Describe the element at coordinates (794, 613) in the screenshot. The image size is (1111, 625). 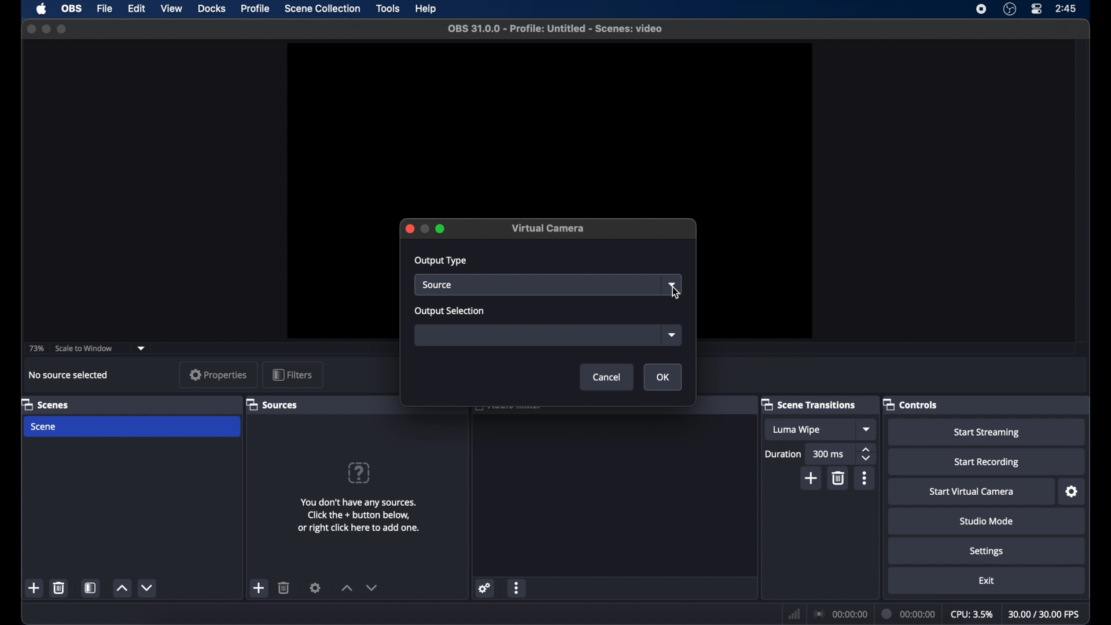
I see `netwrok` at that location.